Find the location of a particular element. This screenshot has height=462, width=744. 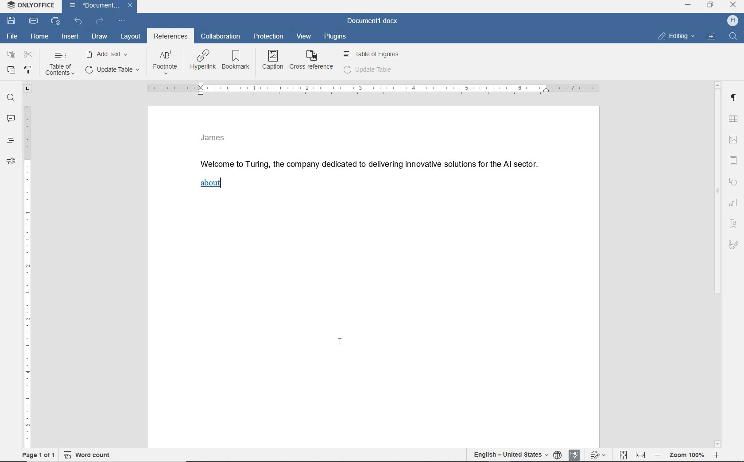

document name is located at coordinates (372, 21).